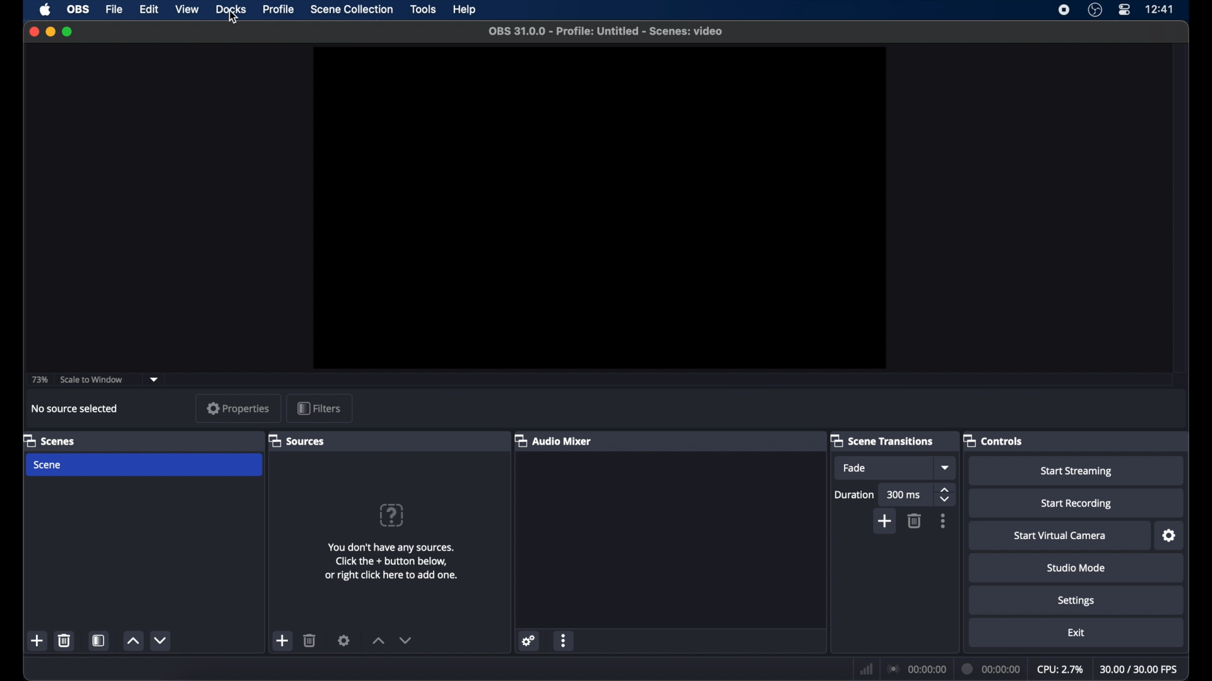  I want to click on settings, so click(1077, 602).